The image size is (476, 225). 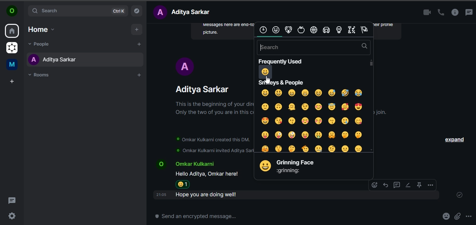 What do you see at coordinates (359, 148) in the screenshot?
I see `expressionless face` at bounding box center [359, 148].